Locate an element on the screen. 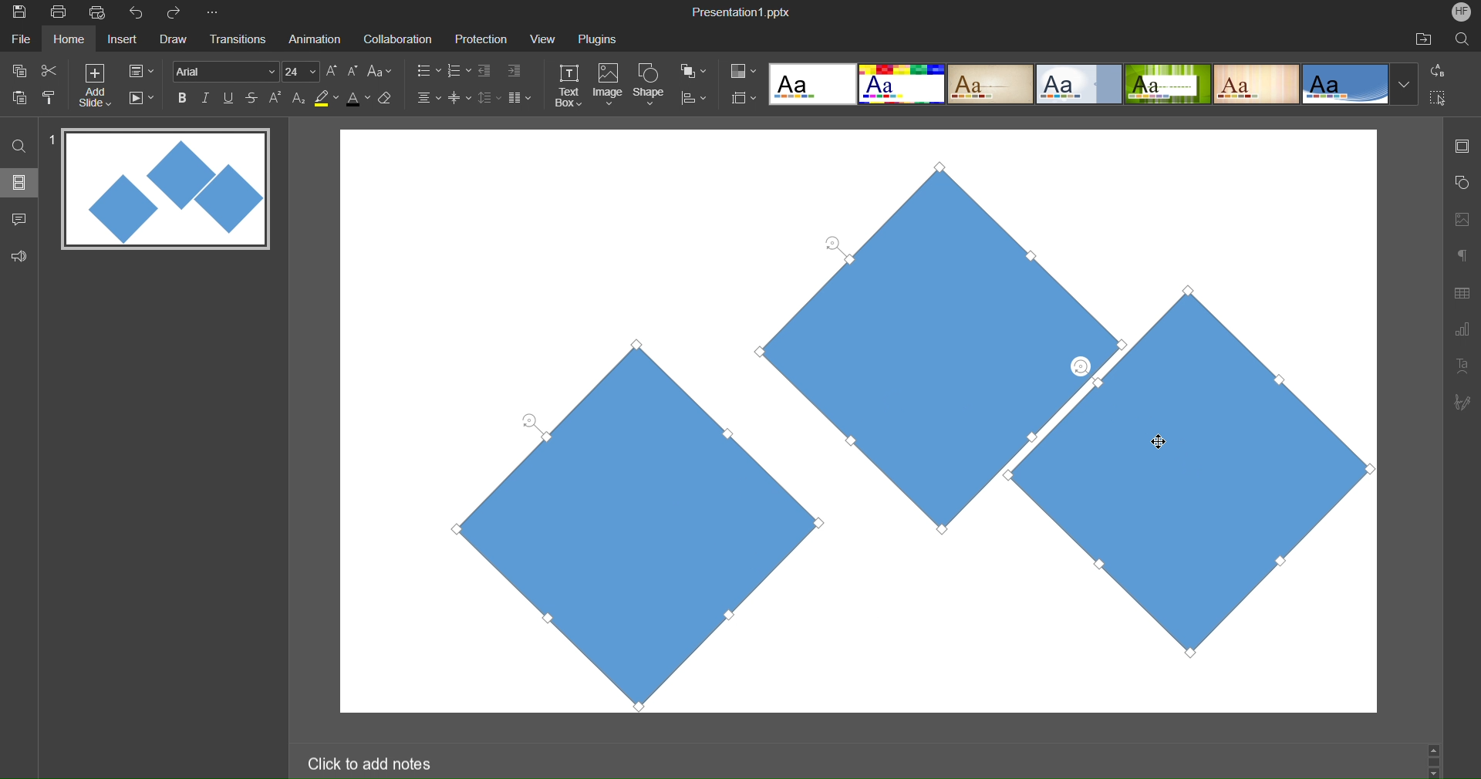  Shape 2 Selected is located at coordinates (962, 341).